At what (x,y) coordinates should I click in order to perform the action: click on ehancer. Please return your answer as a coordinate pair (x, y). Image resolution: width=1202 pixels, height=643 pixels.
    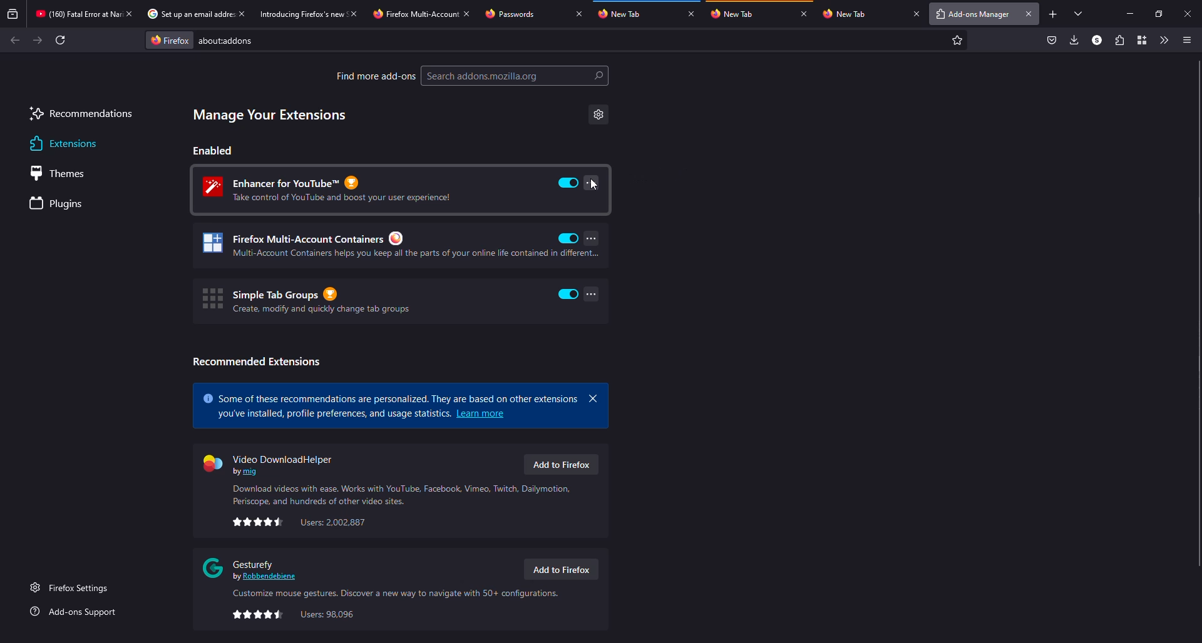
    Looking at the image, I should click on (334, 190).